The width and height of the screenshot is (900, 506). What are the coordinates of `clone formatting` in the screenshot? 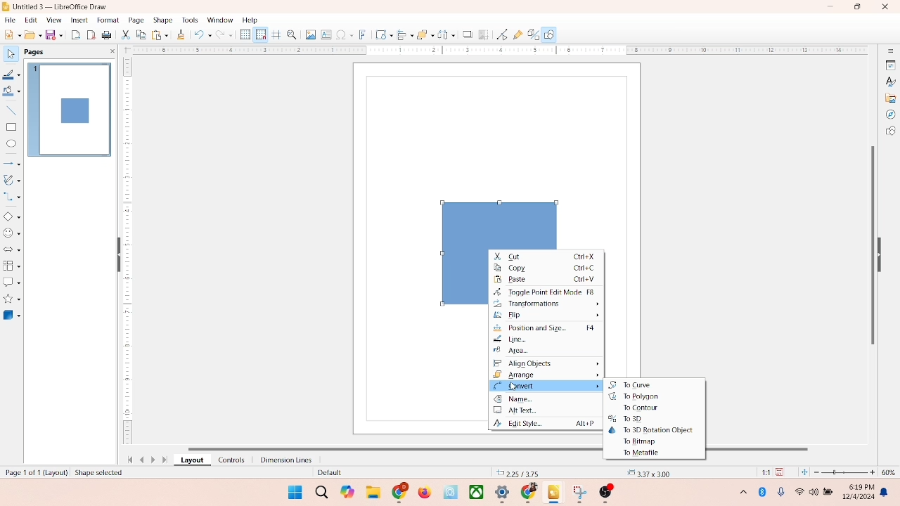 It's located at (180, 34).